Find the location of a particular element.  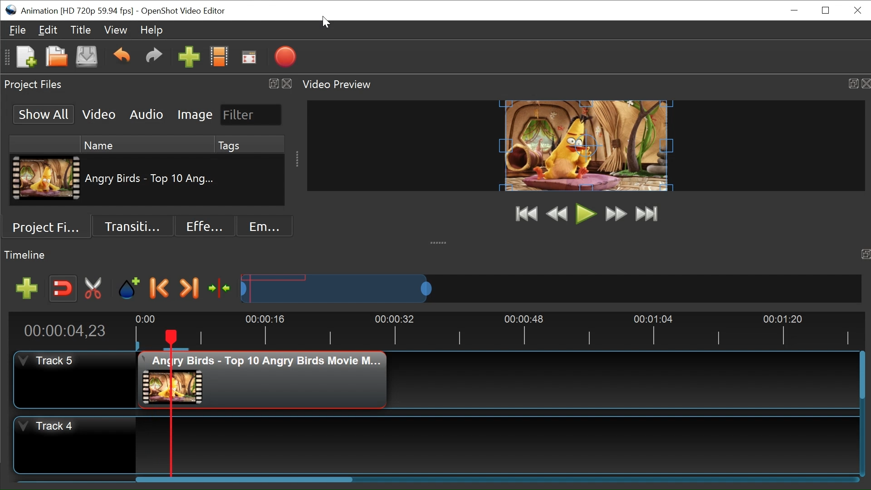

Title is located at coordinates (80, 29).